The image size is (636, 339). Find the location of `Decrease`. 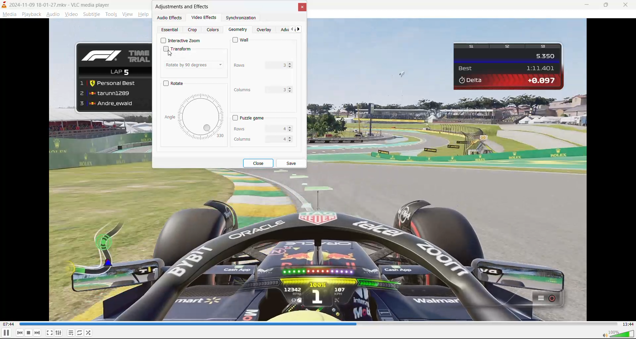

Decrease is located at coordinates (291, 92).